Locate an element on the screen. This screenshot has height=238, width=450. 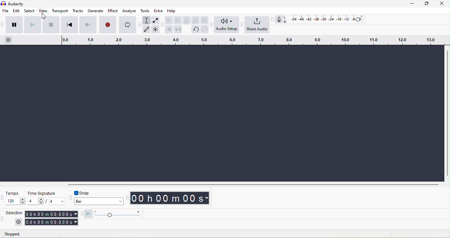
edit is located at coordinates (16, 11).